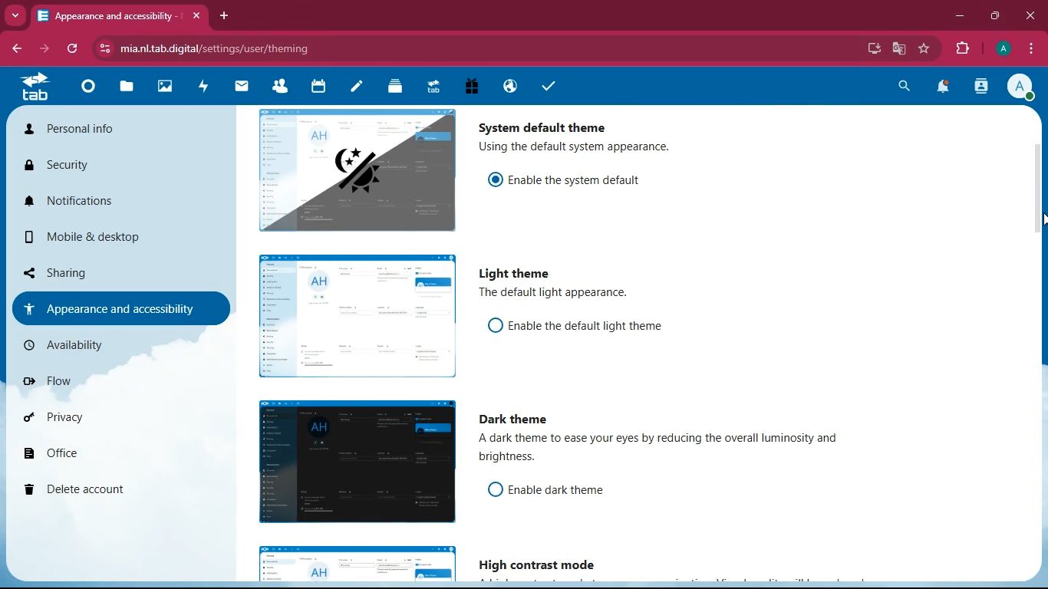 This screenshot has width=1048, height=589. I want to click on description, so click(556, 294).